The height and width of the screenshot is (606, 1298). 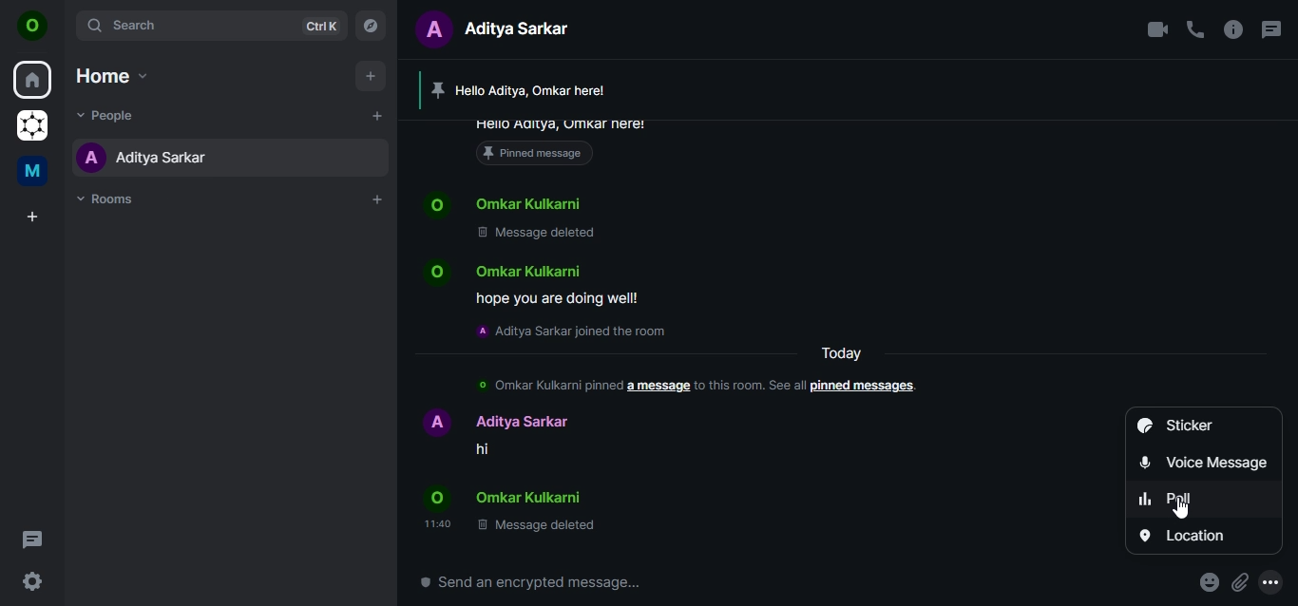 What do you see at coordinates (110, 75) in the screenshot?
I see `home` at bounding box center [110, 75].